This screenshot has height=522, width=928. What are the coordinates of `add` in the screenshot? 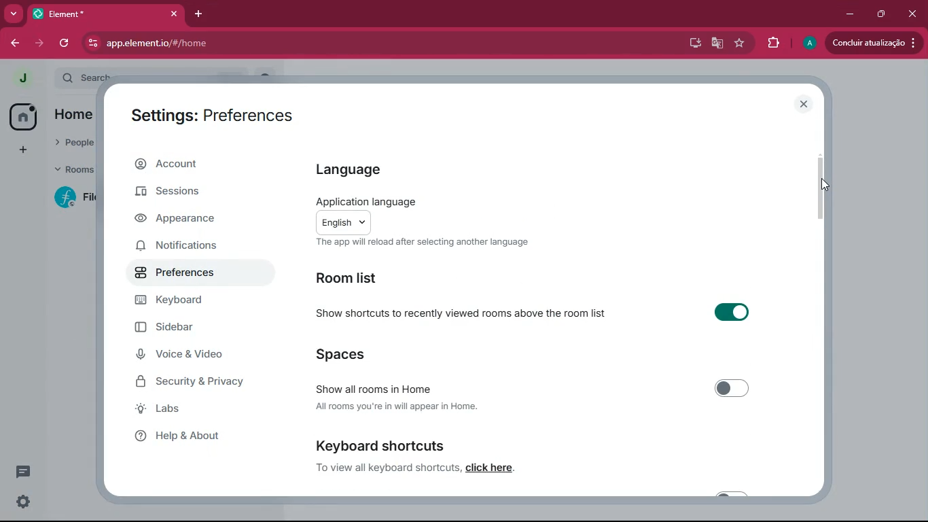 It's located at (24, 149).